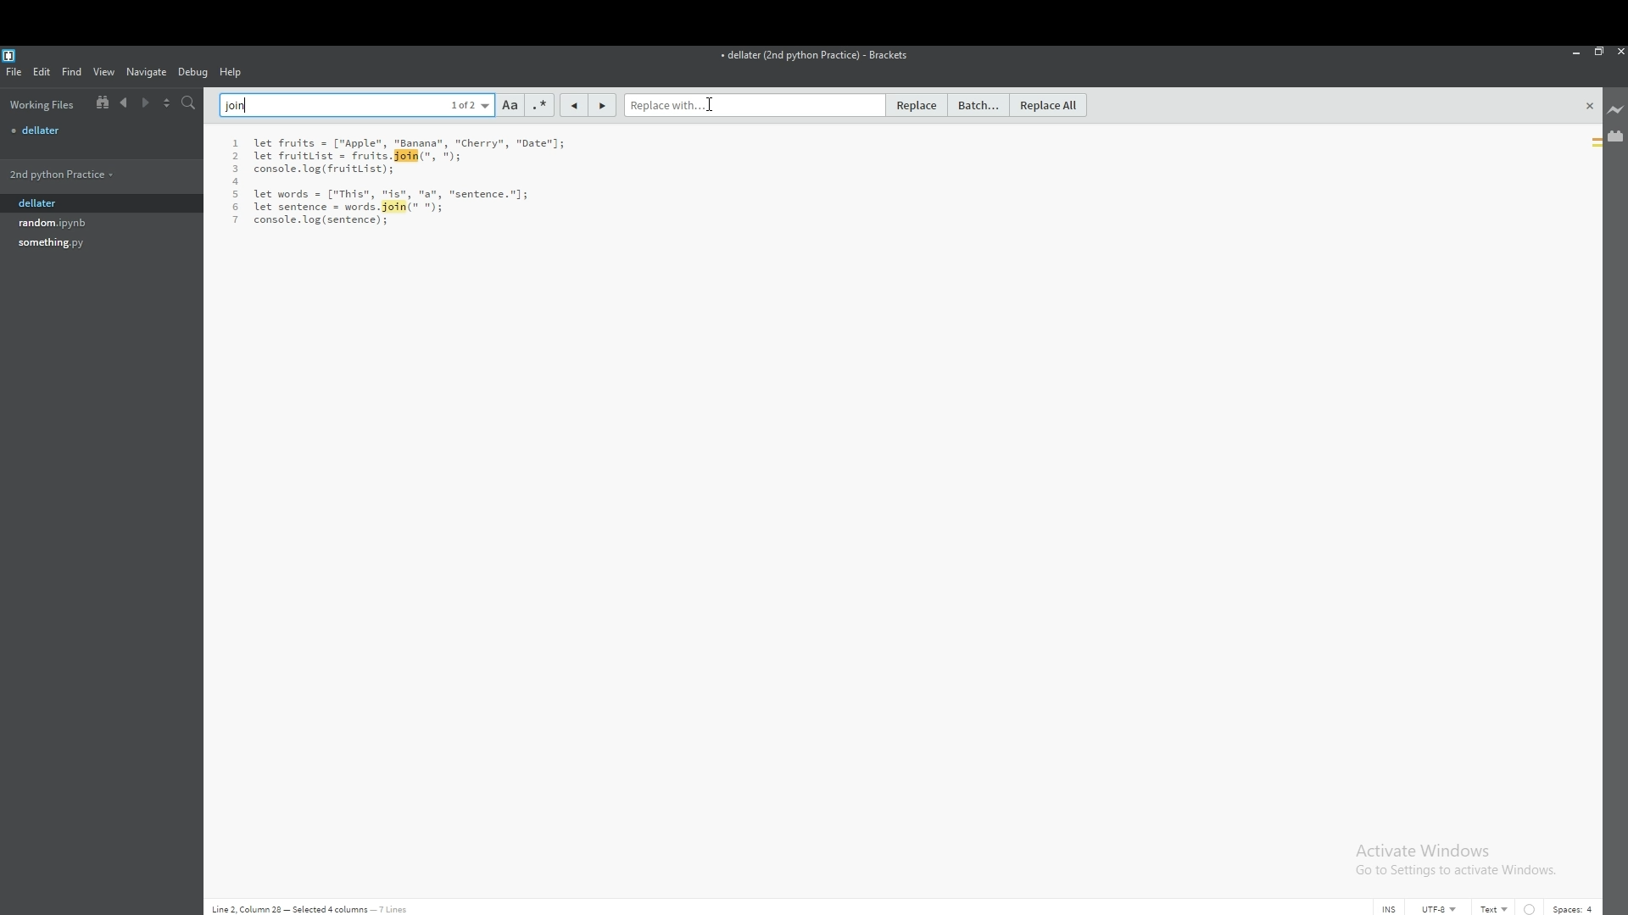  I want to click on search, so click(189, 103).